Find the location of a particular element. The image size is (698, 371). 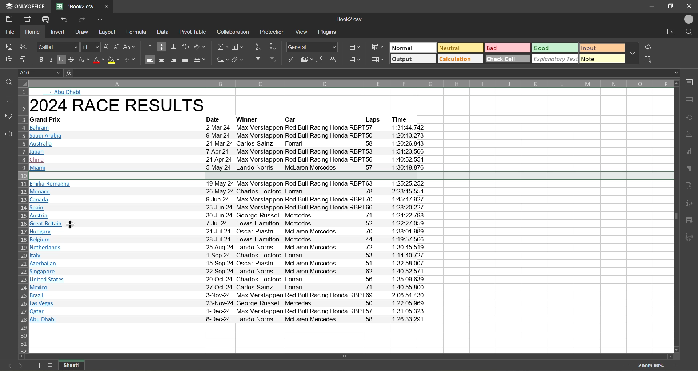

customize quick access toolbar is located at coordinates (101, 20).